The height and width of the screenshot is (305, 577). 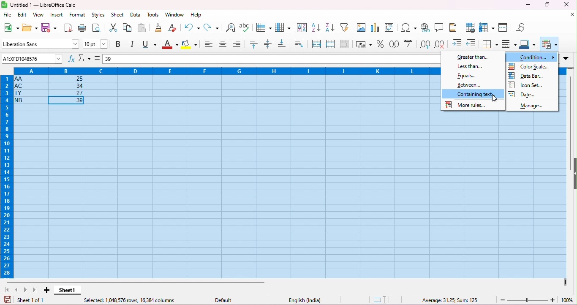 I want to click on column, so click(x=283, y=27).